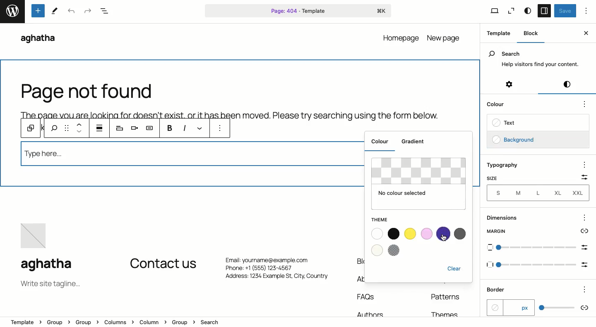 This screenshot has width=596, height=327. Describe the element at coordinates (275, 268) in the screenshot. I see `Phone: +1 (555) 123-4567` at that location.